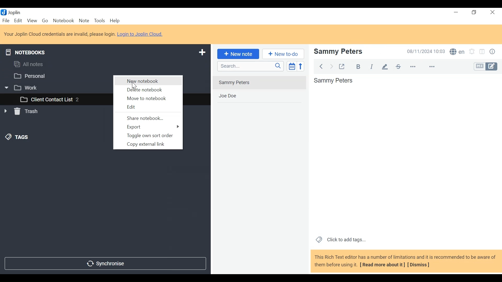 The width and height of the screenshot is (502, 282). What do you see at coordinates (334, 81) in the screenshot?
I see `Sammy Peters` at bounding box center [334, 81].